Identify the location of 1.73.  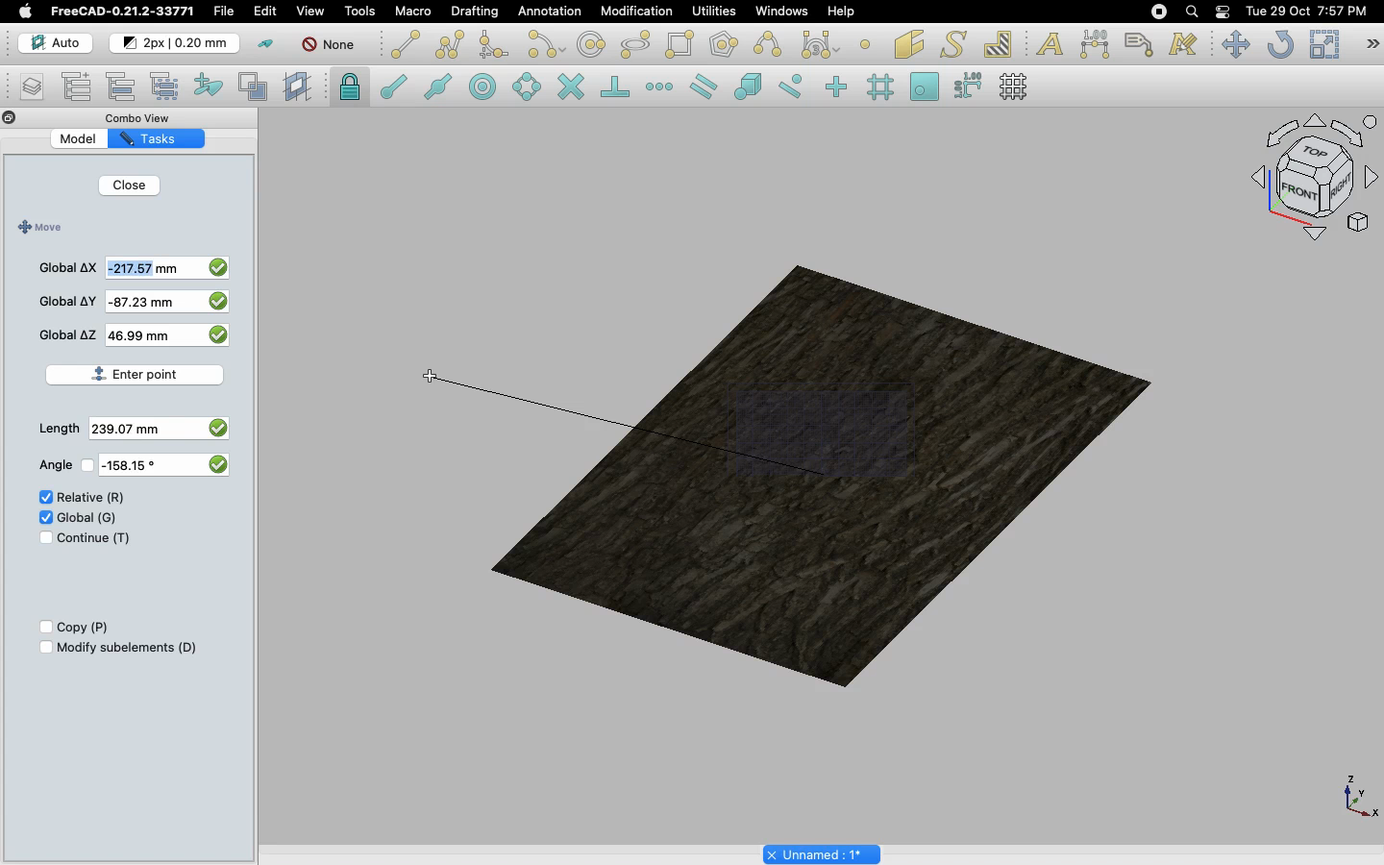
(123, 430).